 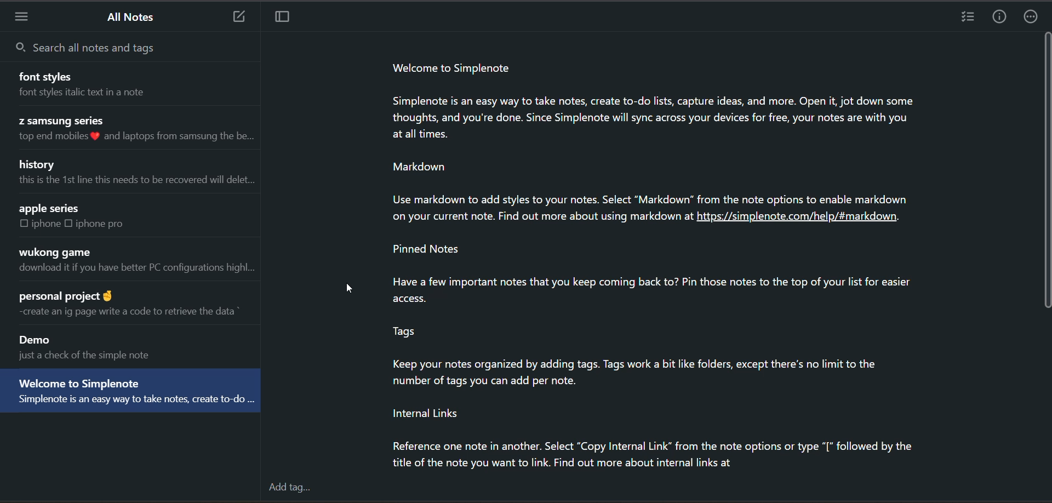 I want to click on iphone pro, so click(x=111, y=223).